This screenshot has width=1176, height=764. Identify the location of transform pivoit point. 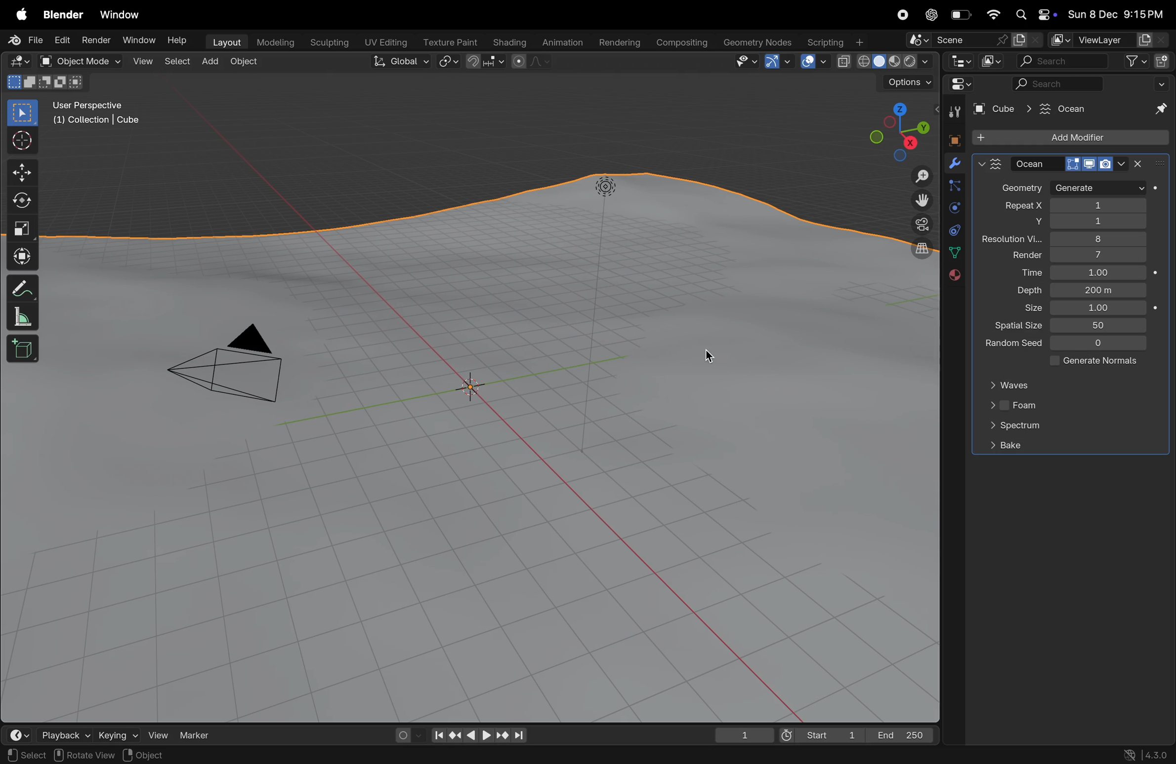
(449, 62).